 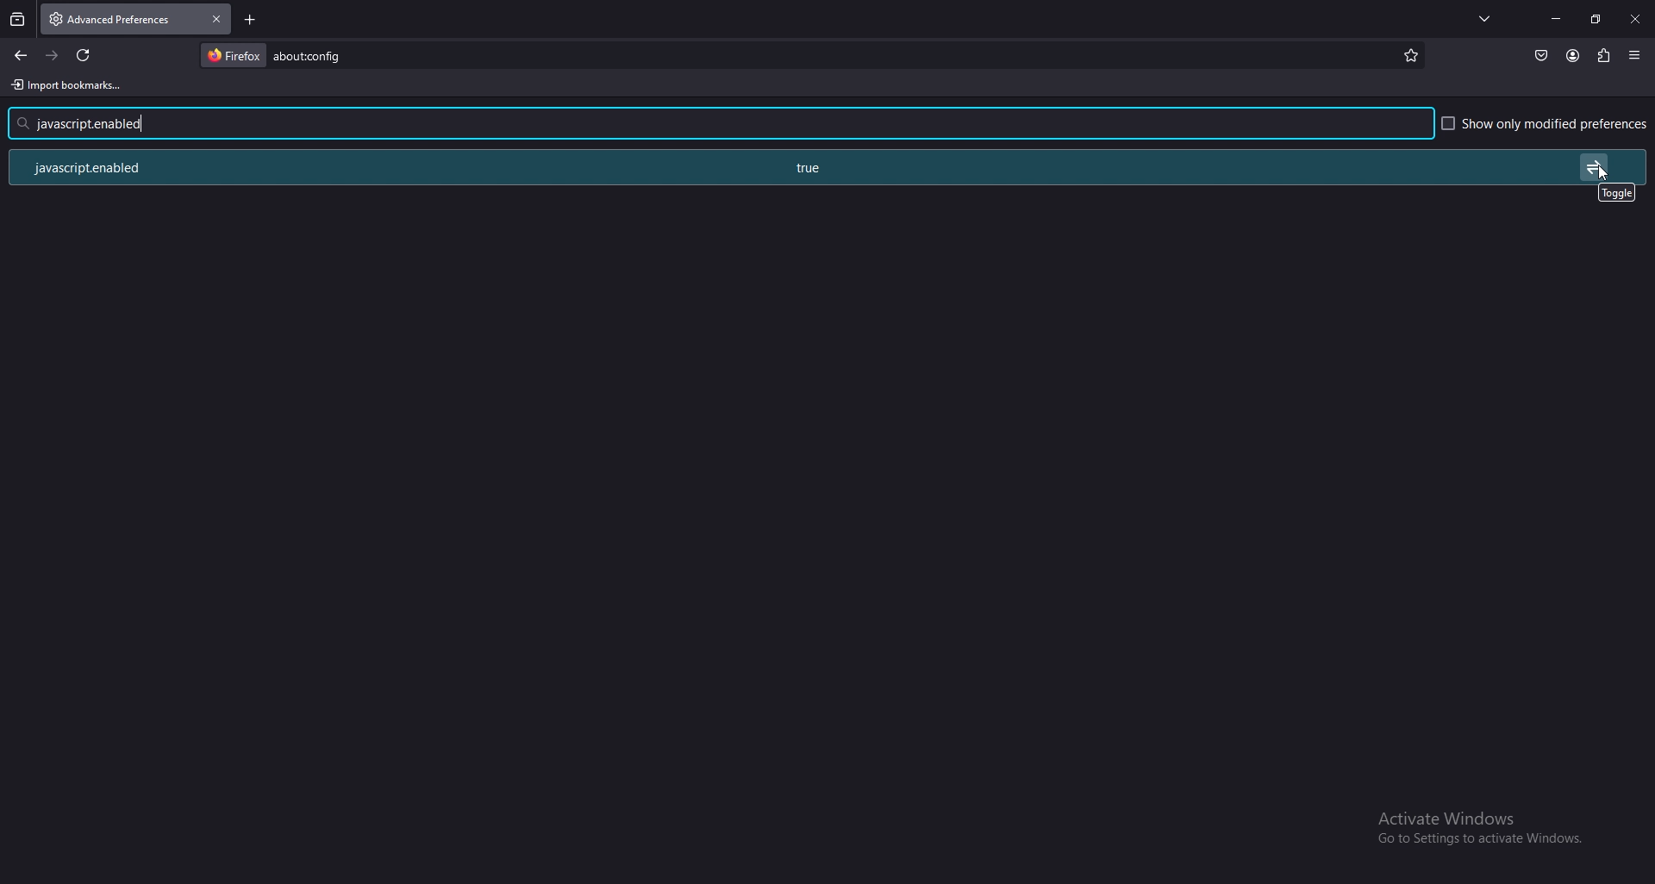 What do you see at coordinates (18, 20) in the screenshot?
I see `recent browsing` at bounding box center [18, 20].